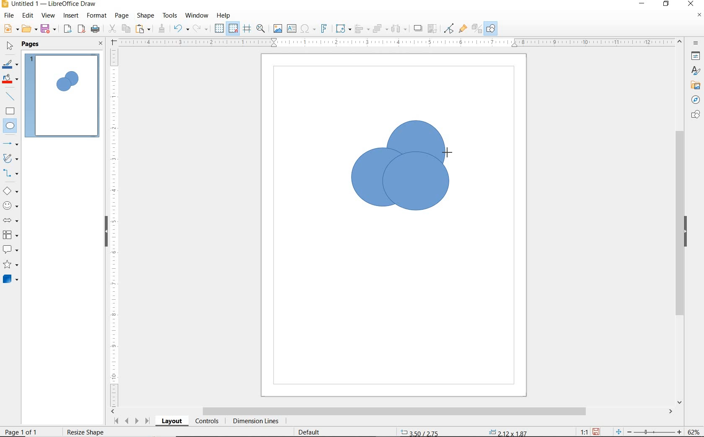  Describe the element at coordinates (126, 28) in the screenshot. I see `COPY` at that location.